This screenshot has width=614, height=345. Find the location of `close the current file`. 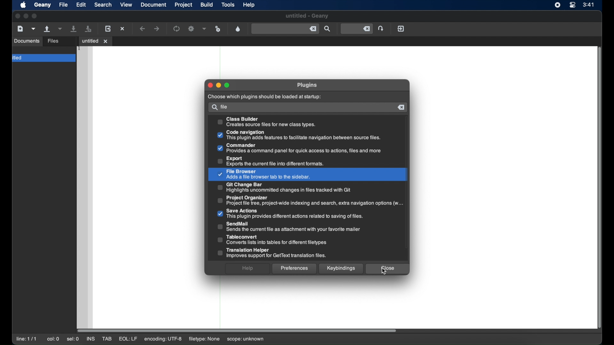

close the current file is located at coordinates (123, 28).